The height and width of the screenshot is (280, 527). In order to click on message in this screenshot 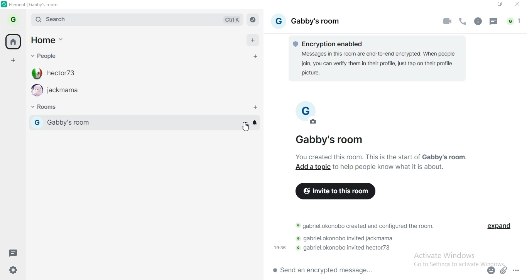, I will do `click(13, 254)`.